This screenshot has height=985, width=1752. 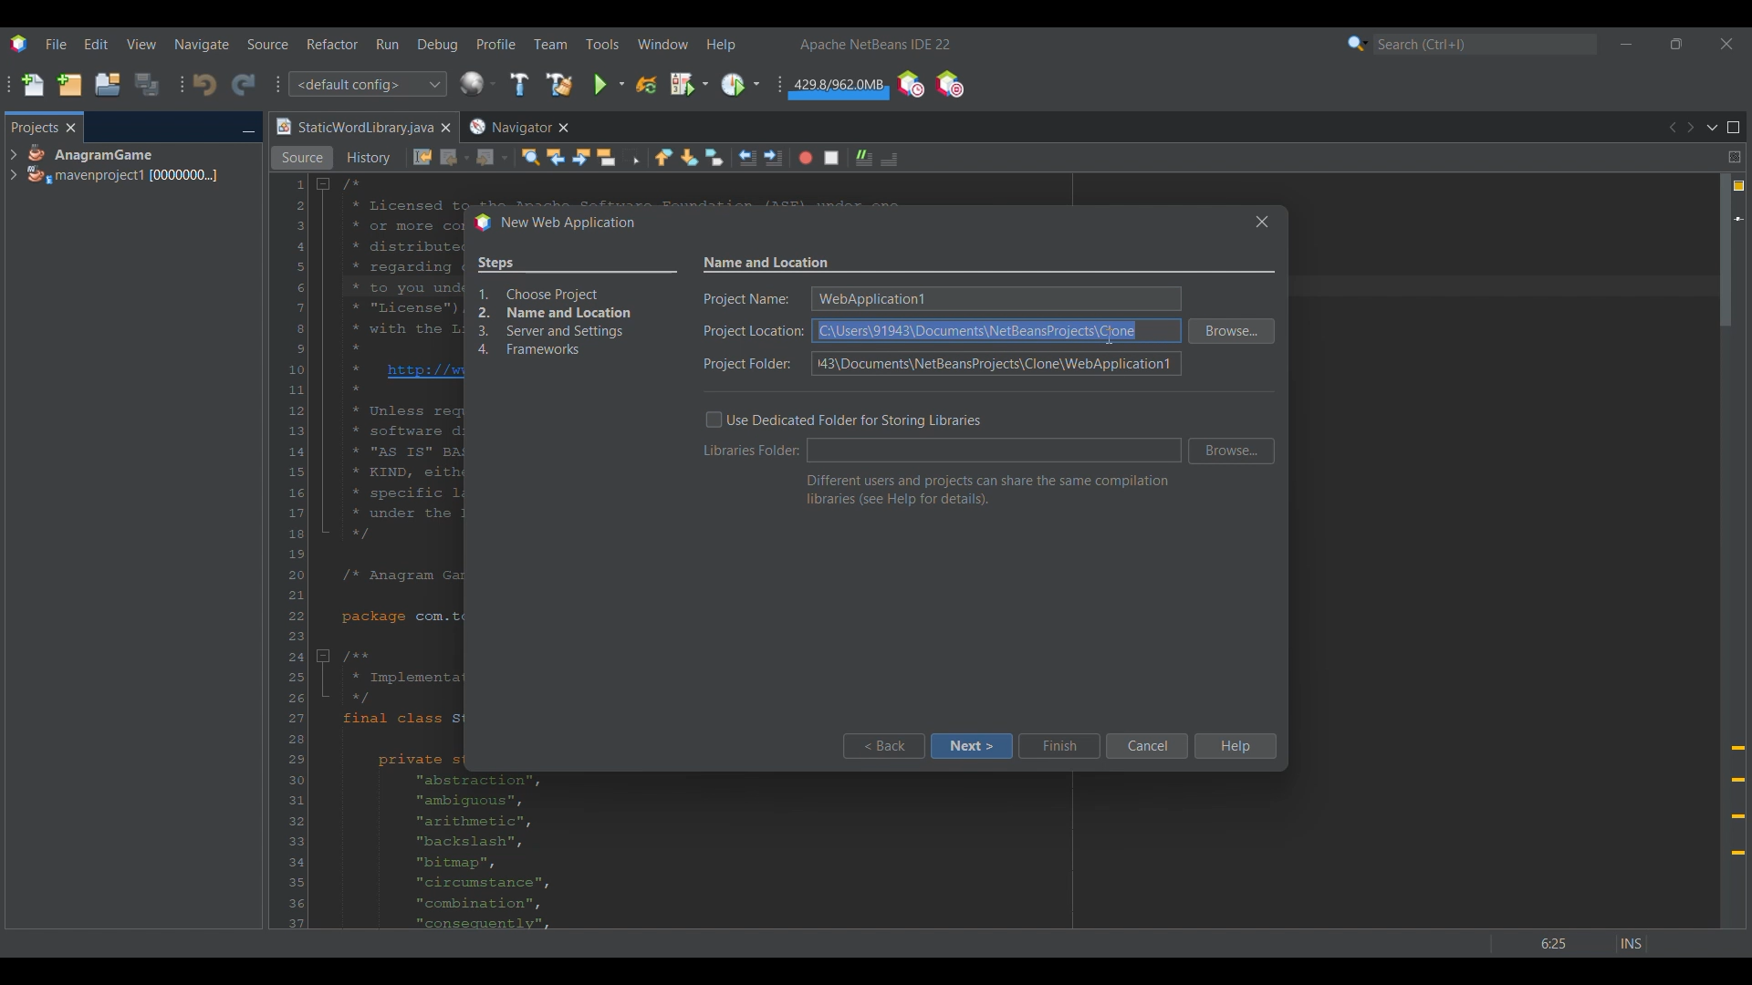 I want to click on Close interface, so click(x=1726, y=44).